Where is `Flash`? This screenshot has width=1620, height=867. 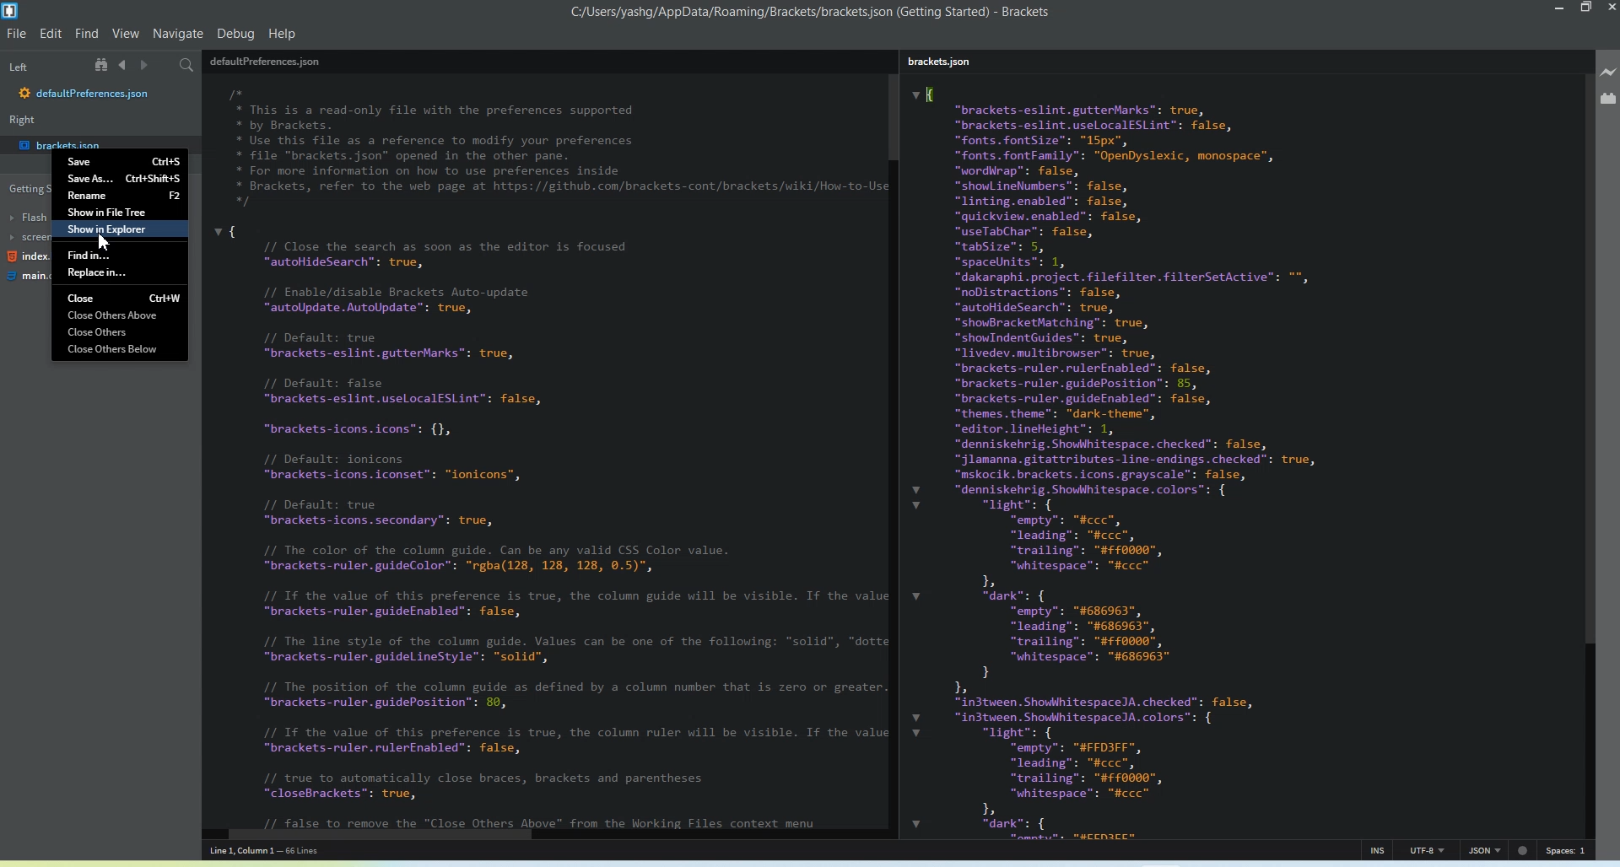 Flash is located at coordinates (26, 217).